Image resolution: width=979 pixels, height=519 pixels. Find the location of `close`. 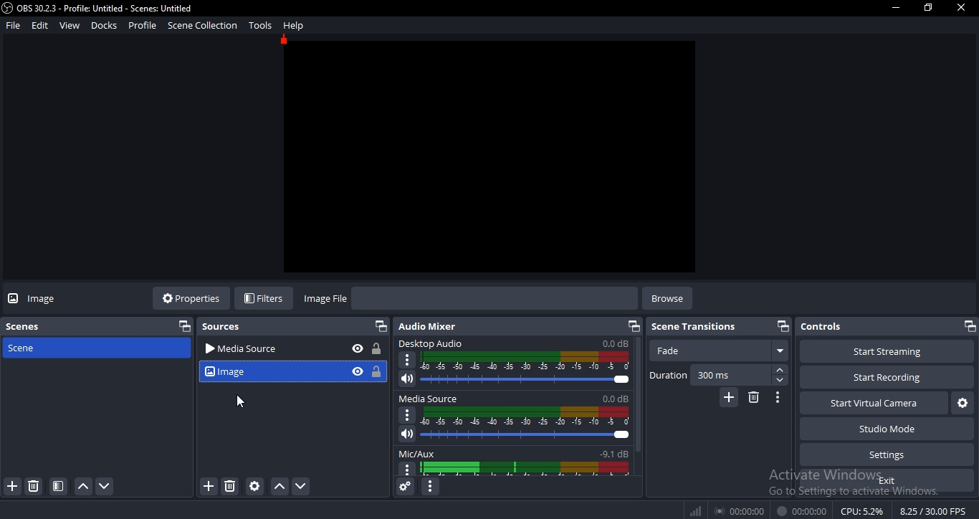

close is located at coordinates (962, 9).